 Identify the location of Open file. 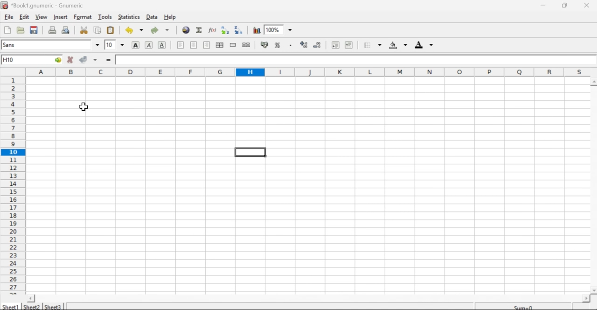
(21, 31).